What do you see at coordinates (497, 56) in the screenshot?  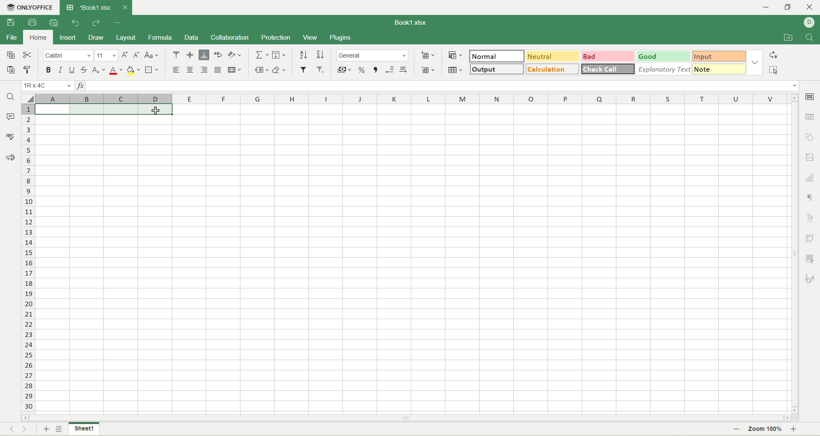 I see `normal` at bounding box center [497, 56].